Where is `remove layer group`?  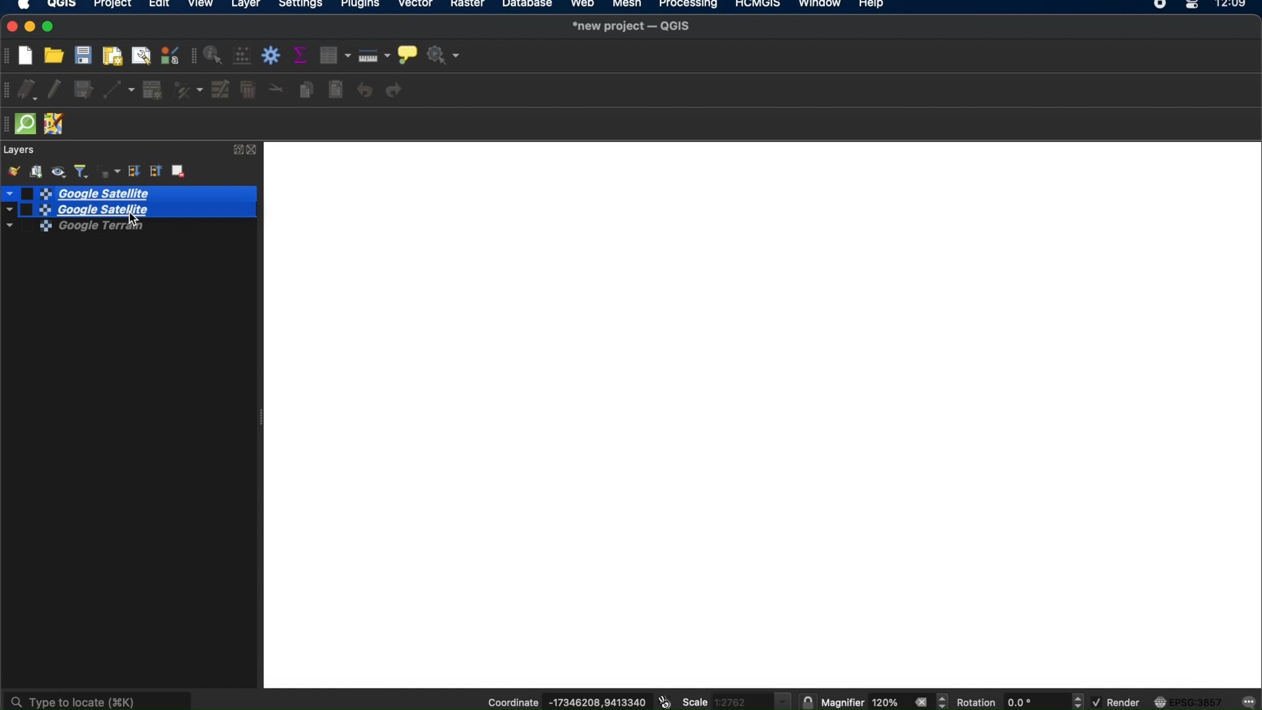
remove layer group is located at coordinates (180, 173).